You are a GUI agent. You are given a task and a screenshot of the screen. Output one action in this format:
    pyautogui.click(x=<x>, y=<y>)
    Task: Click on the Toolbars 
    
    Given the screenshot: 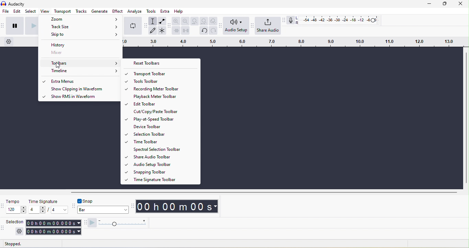 What is the action you would take?
    pyautogui.click(x=80, y=63)
    